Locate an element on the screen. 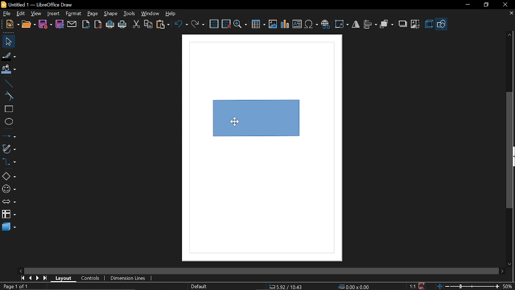 This screenshot has width=515, height=290. vertical scrollbar is located at coordinates (510, 151).